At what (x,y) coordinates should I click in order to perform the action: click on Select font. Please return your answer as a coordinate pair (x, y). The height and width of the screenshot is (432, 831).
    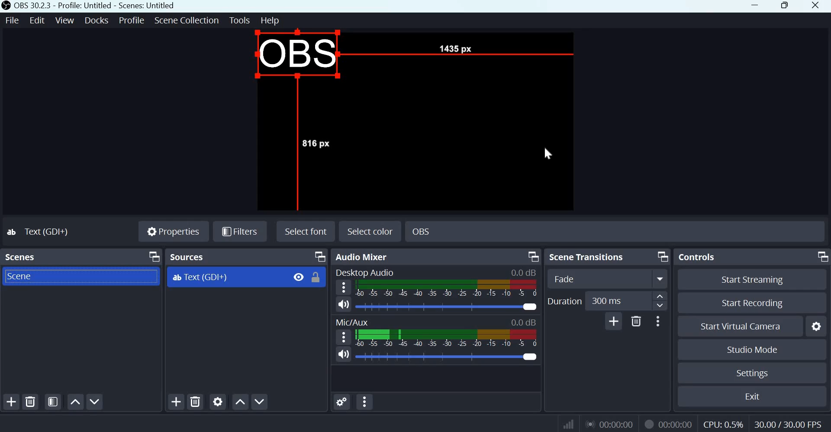
    Looking at the image, I should click on (304, 232).